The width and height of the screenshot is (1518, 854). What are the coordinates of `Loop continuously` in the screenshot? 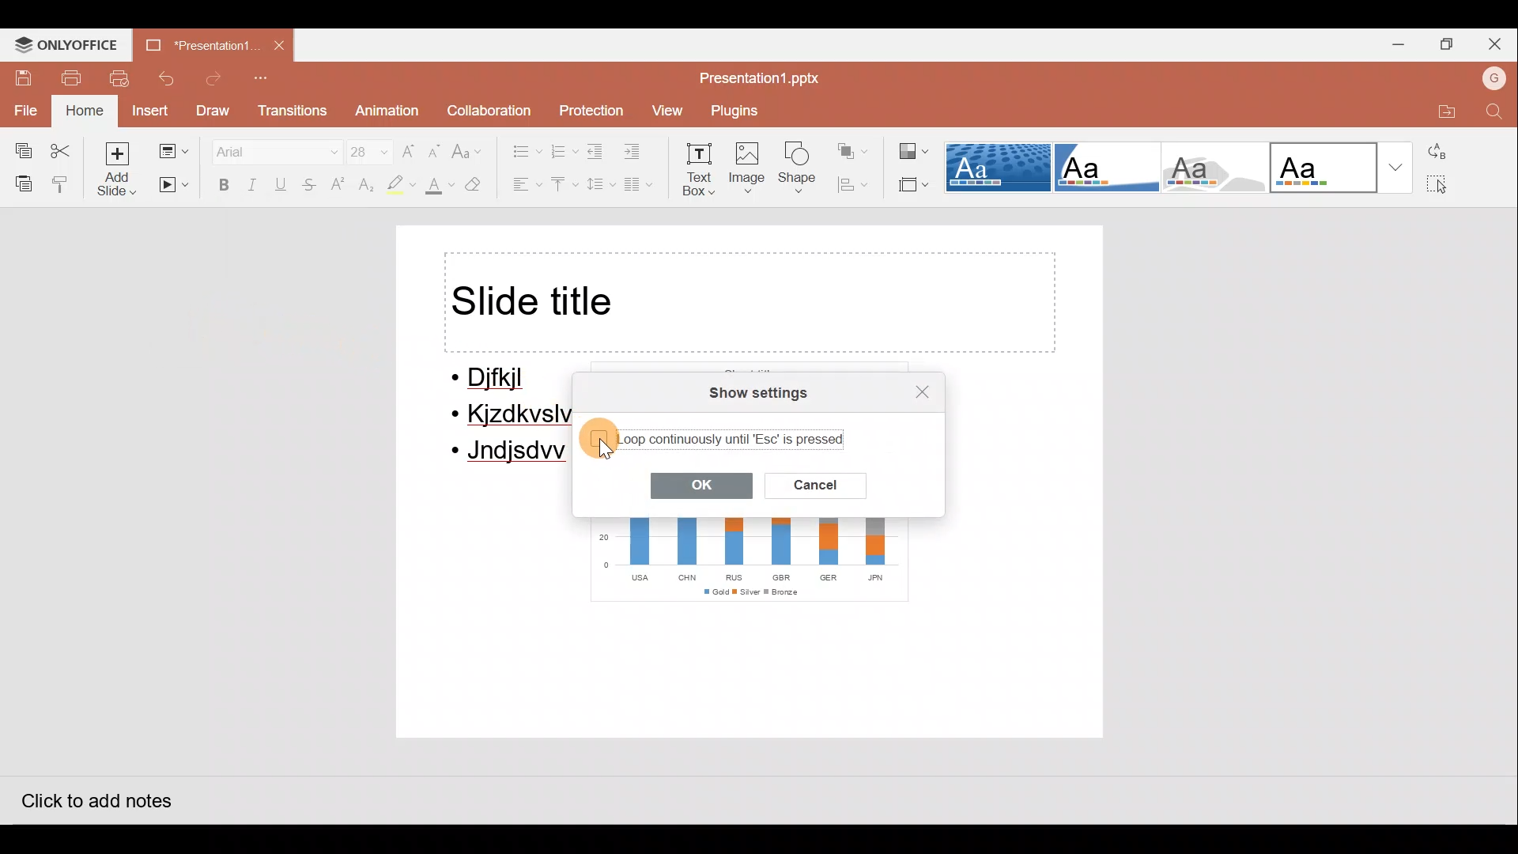 It's located at (731, 437).